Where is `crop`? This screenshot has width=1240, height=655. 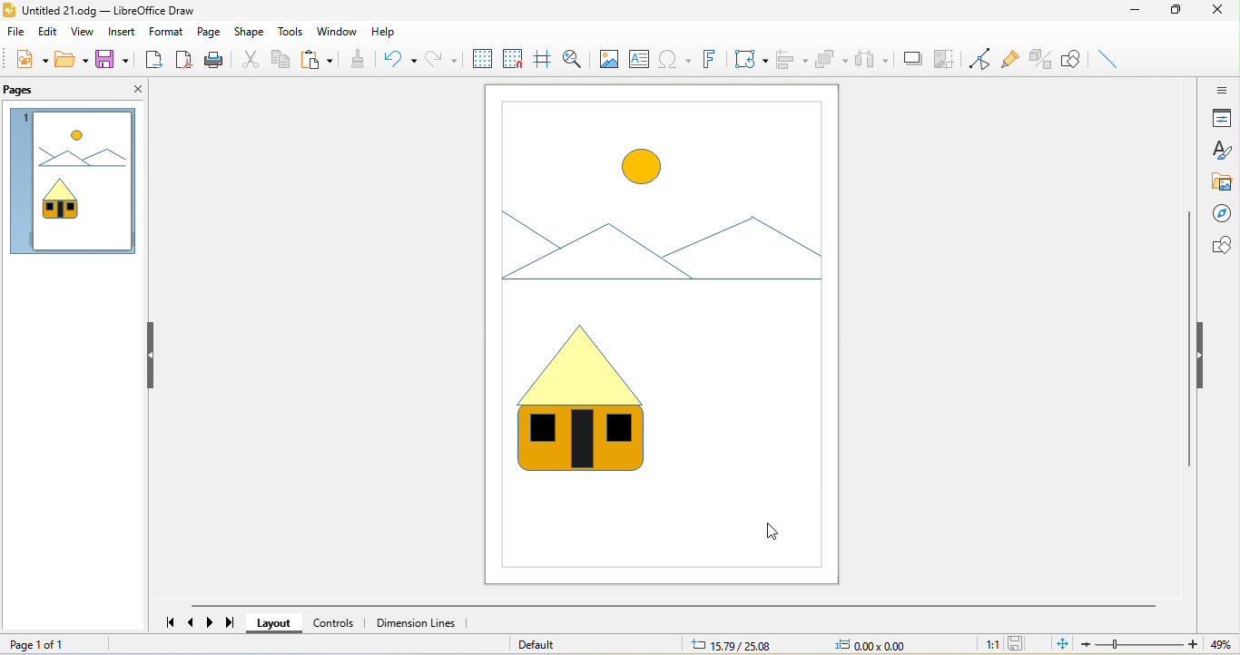
crop is located at coordinates (945, 60).